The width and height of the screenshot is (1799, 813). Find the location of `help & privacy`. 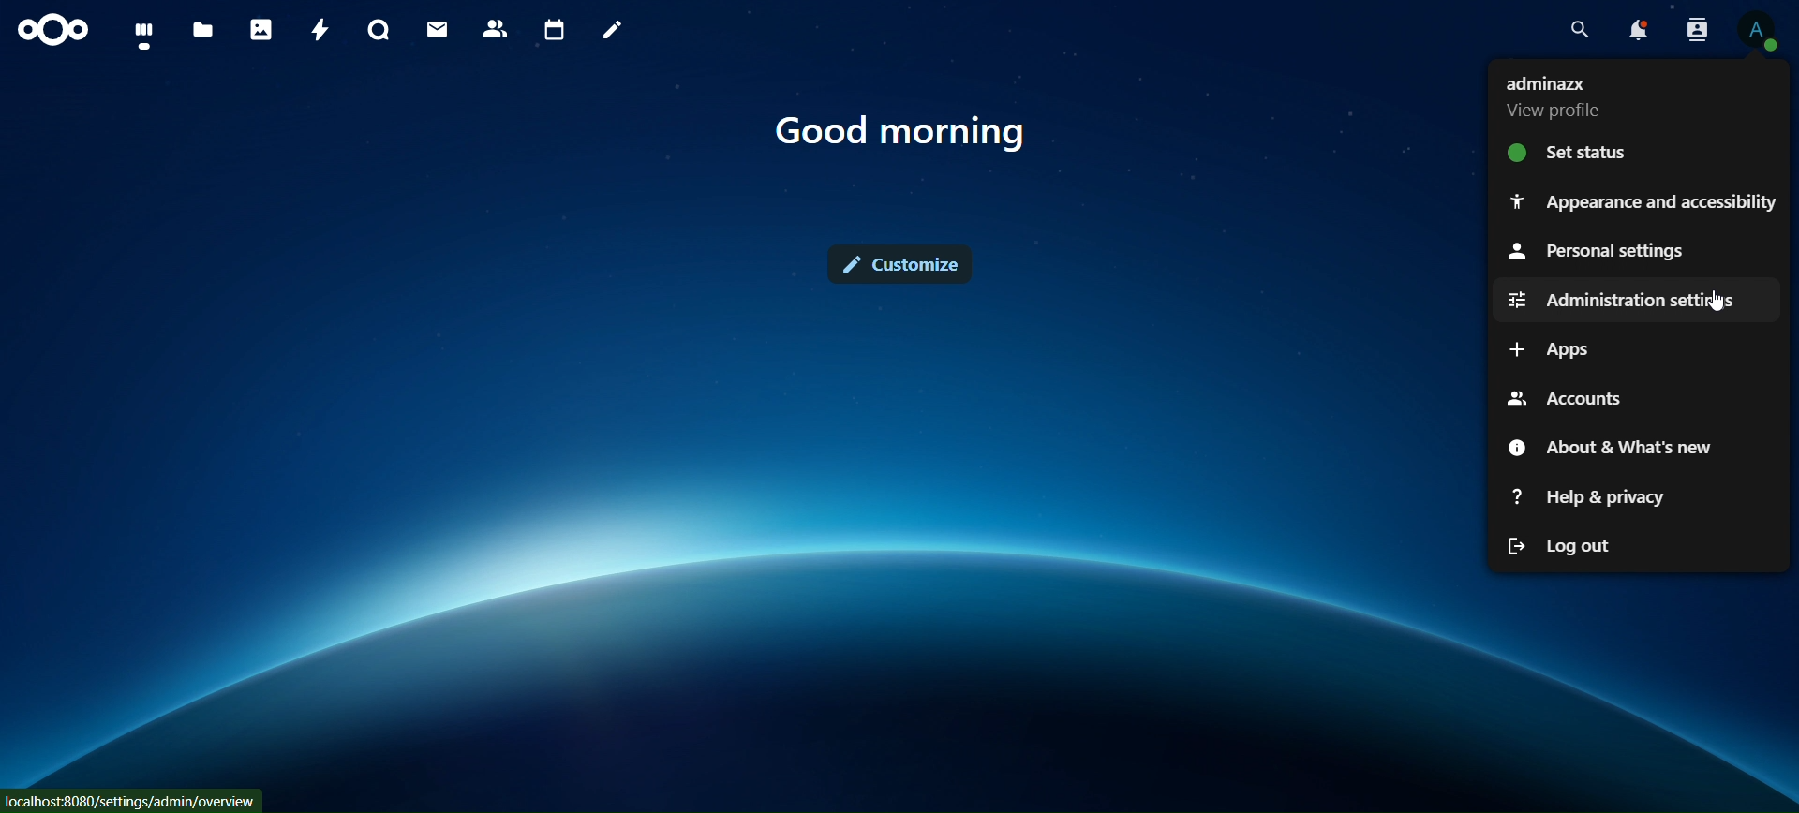

help & privacy is located at coordinates (1592, 498).